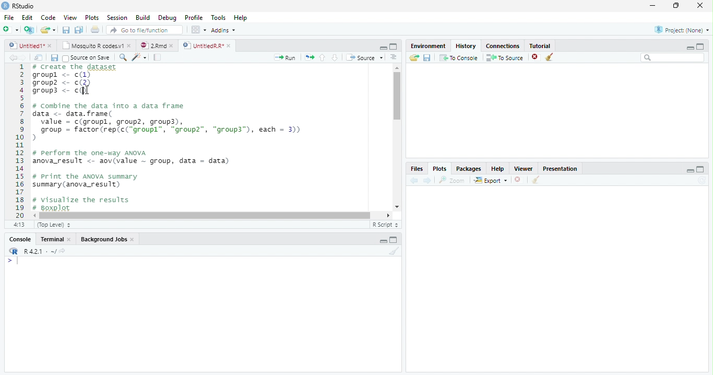 The width and height of the screenshot is (713, 375). Describe the element at coordinates (29, 30) in the screenshot. I see `Create a Project` at that location.